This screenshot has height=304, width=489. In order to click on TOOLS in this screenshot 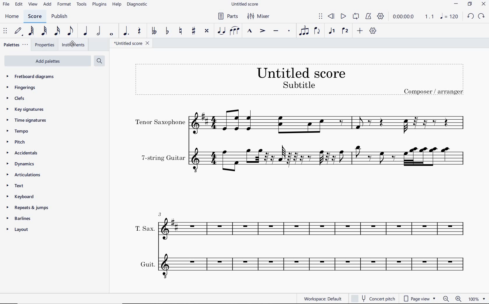, I will do `click(82, 4)`.